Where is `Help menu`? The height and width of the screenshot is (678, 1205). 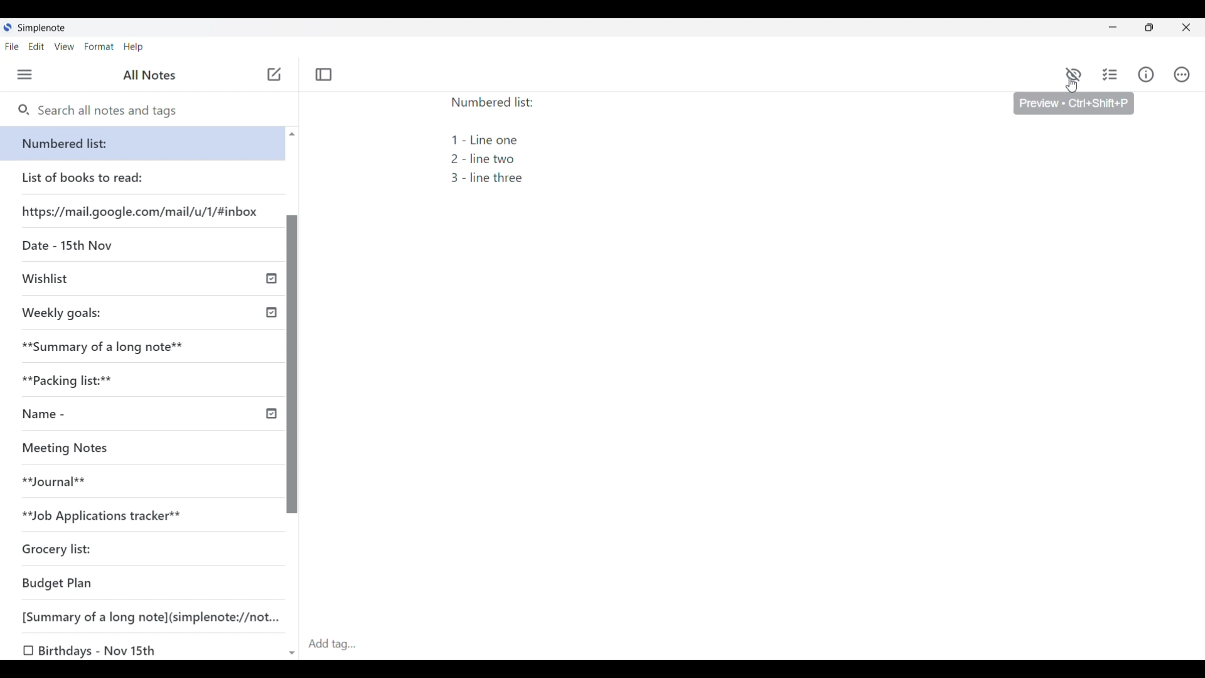
Help menu is located at coordinates (133, 48).